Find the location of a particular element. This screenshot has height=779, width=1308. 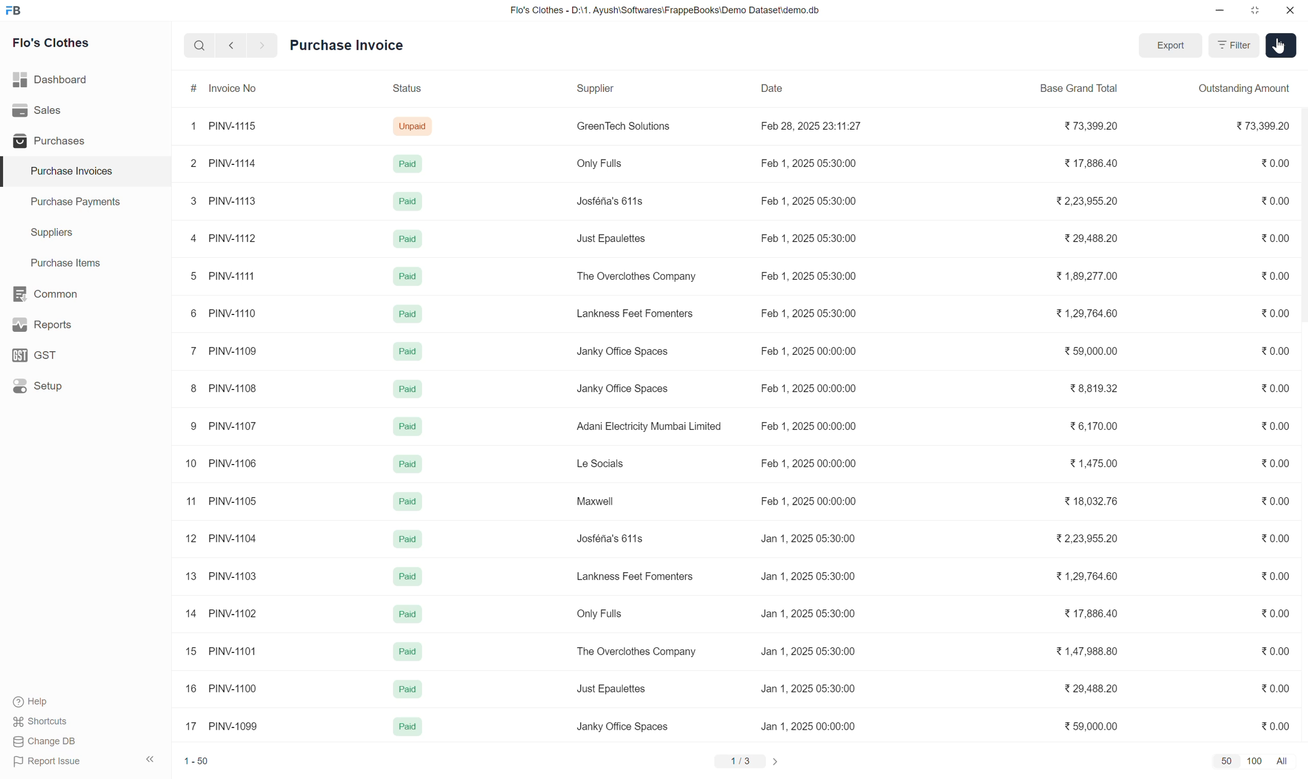

GST is located at coordinates (39, 355).